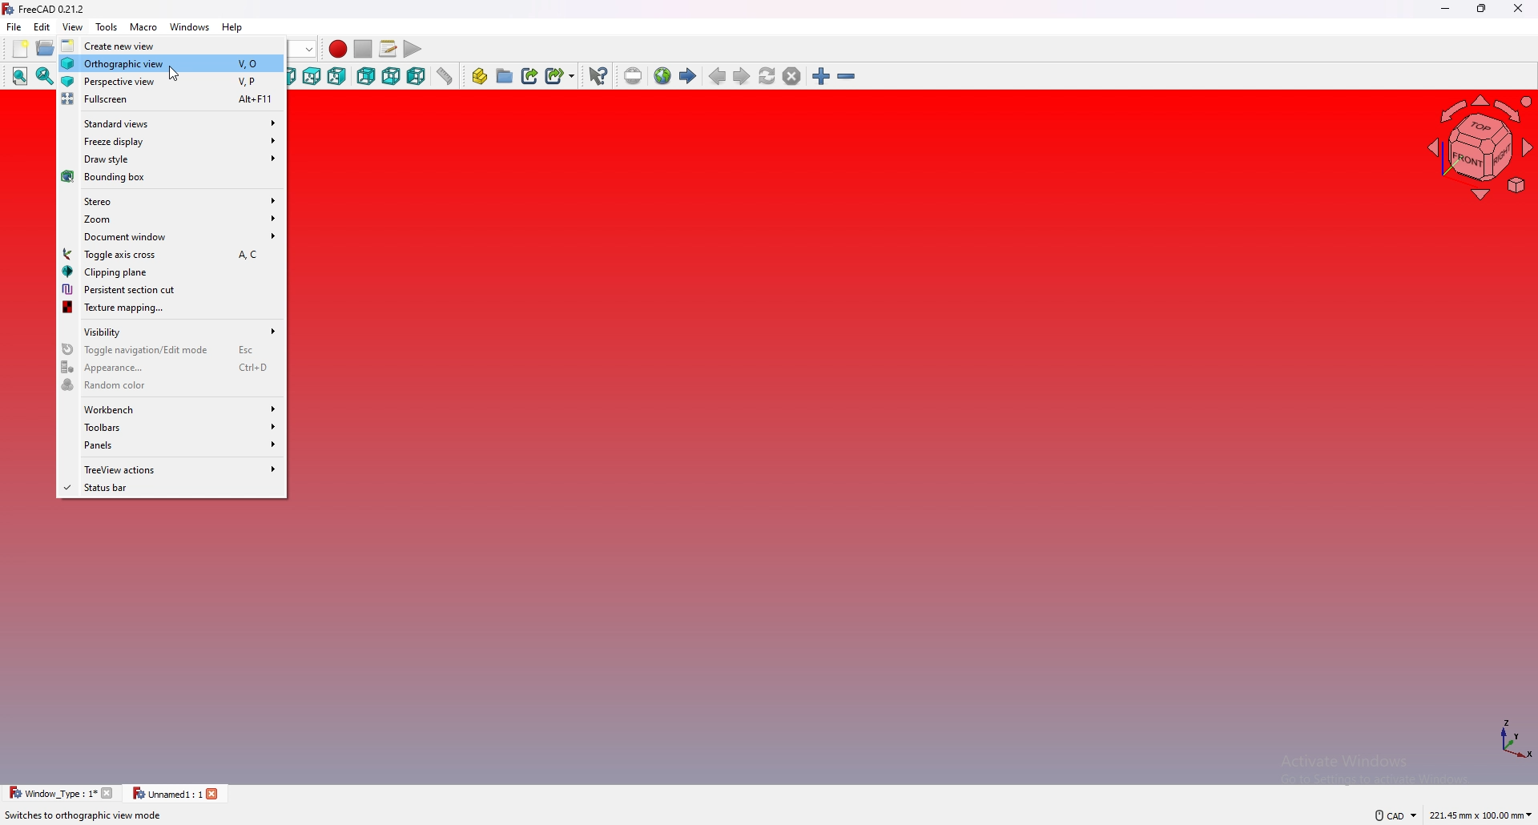  Describe the element at coordinates (46, 9) in the screenshot. I see `FreeCAD 0.21.2` at that location.